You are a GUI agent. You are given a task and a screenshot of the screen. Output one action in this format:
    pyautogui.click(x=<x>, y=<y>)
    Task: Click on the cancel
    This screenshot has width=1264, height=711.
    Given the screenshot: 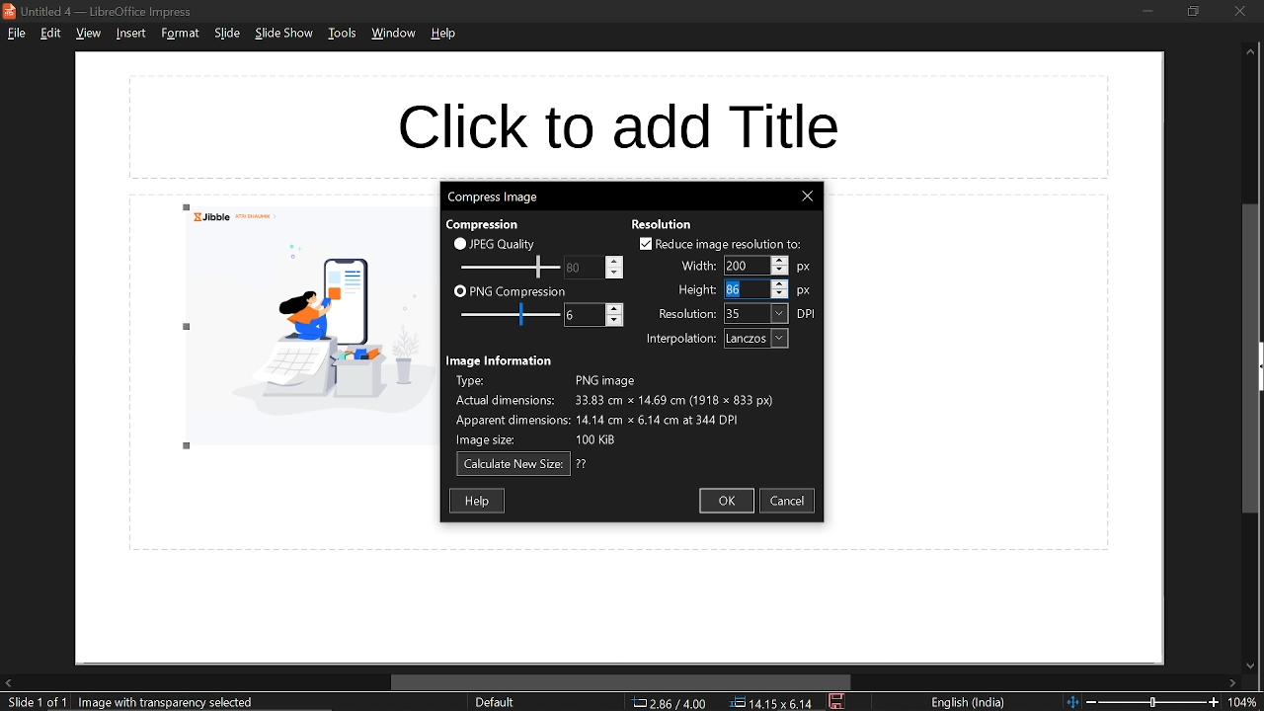 What is the action you would take?
    pyautogui.click(x=790, y=501)
    